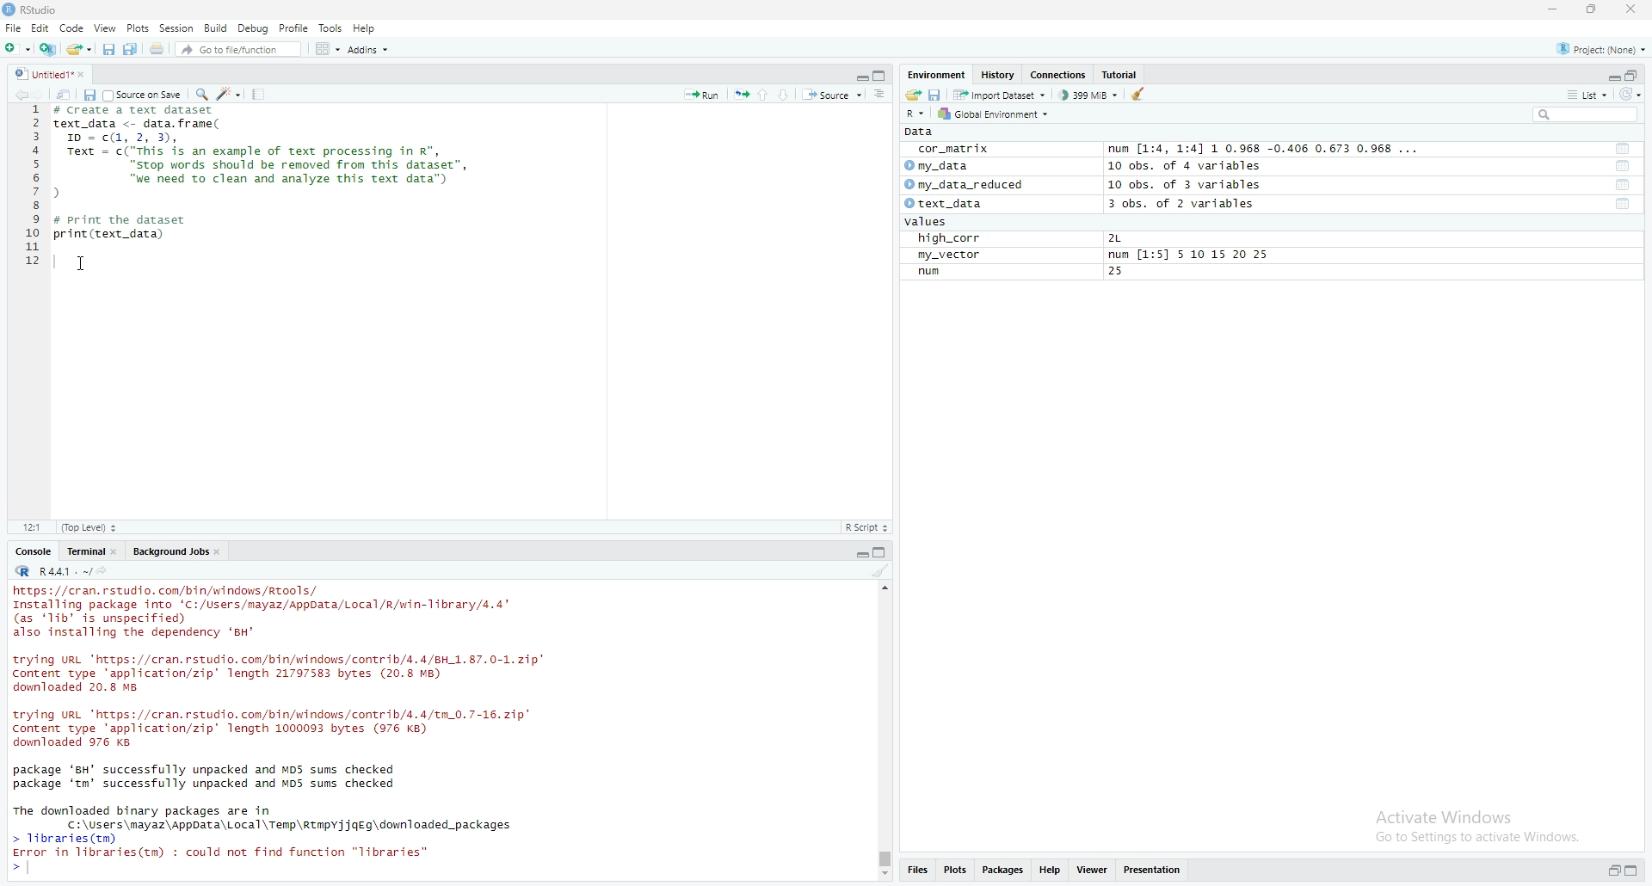 The height and width of the screenshot is (886, 1652). I want to click on workspace panes, so click(328, 51).